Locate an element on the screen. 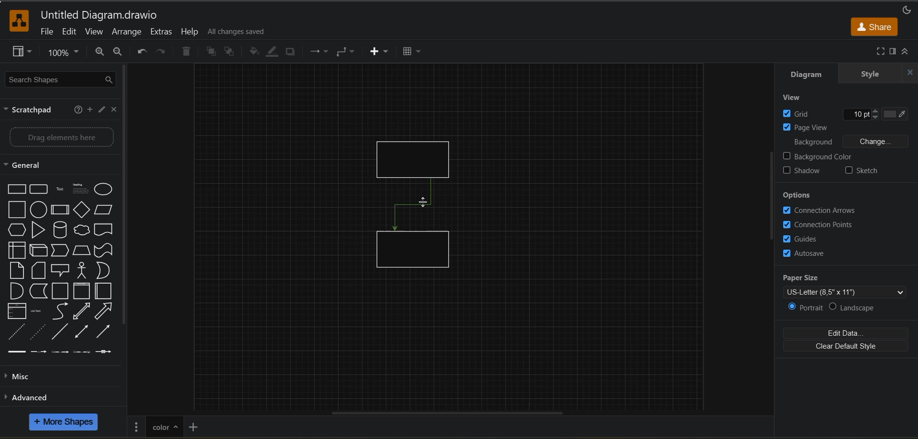 The image size is (918, 439). insert page is located at coordinates (195, 426).